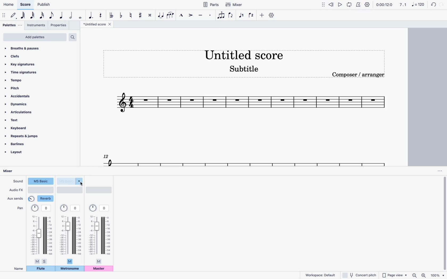  What do you see at coordinates (362, 76) in the screenshot?
I see `composer / arranger` at bounding box center [362, 76].